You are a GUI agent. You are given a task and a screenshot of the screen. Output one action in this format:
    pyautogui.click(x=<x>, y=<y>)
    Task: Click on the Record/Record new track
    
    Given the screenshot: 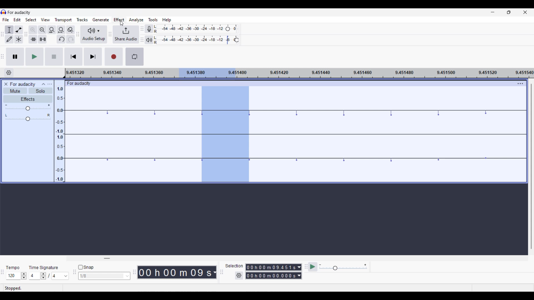 What is the action you would take?
    pyautogui.click(x=114, y=57)
    